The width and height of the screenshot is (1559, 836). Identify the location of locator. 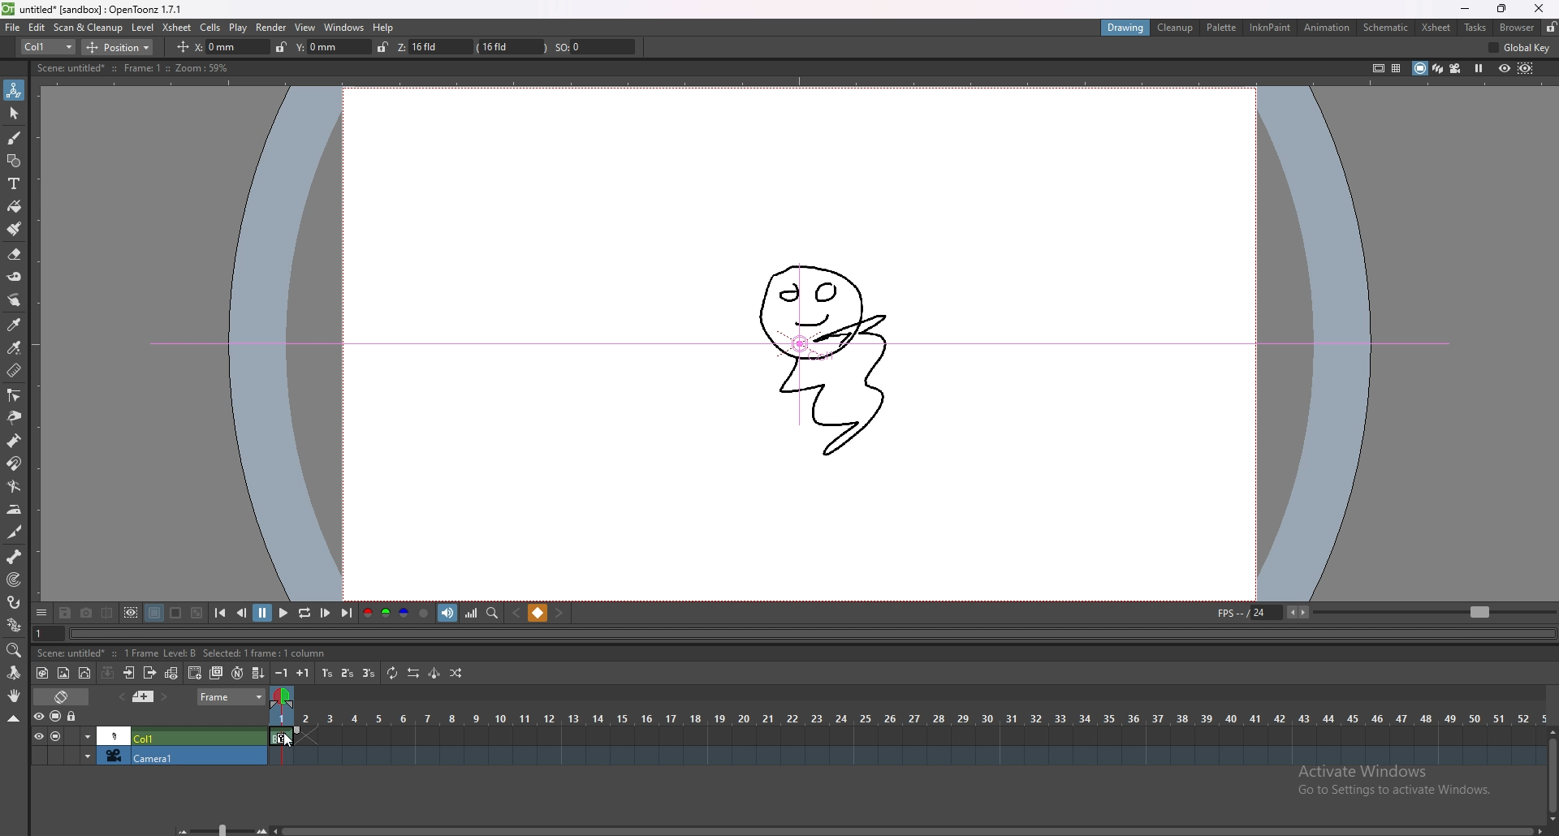
(493, 613).